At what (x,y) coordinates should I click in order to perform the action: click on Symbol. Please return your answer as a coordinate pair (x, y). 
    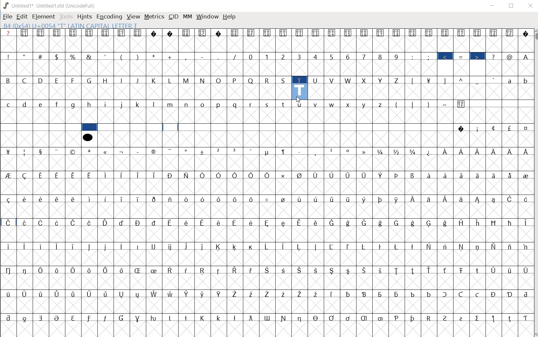
    Looking at the image, I should click on (267, 33).